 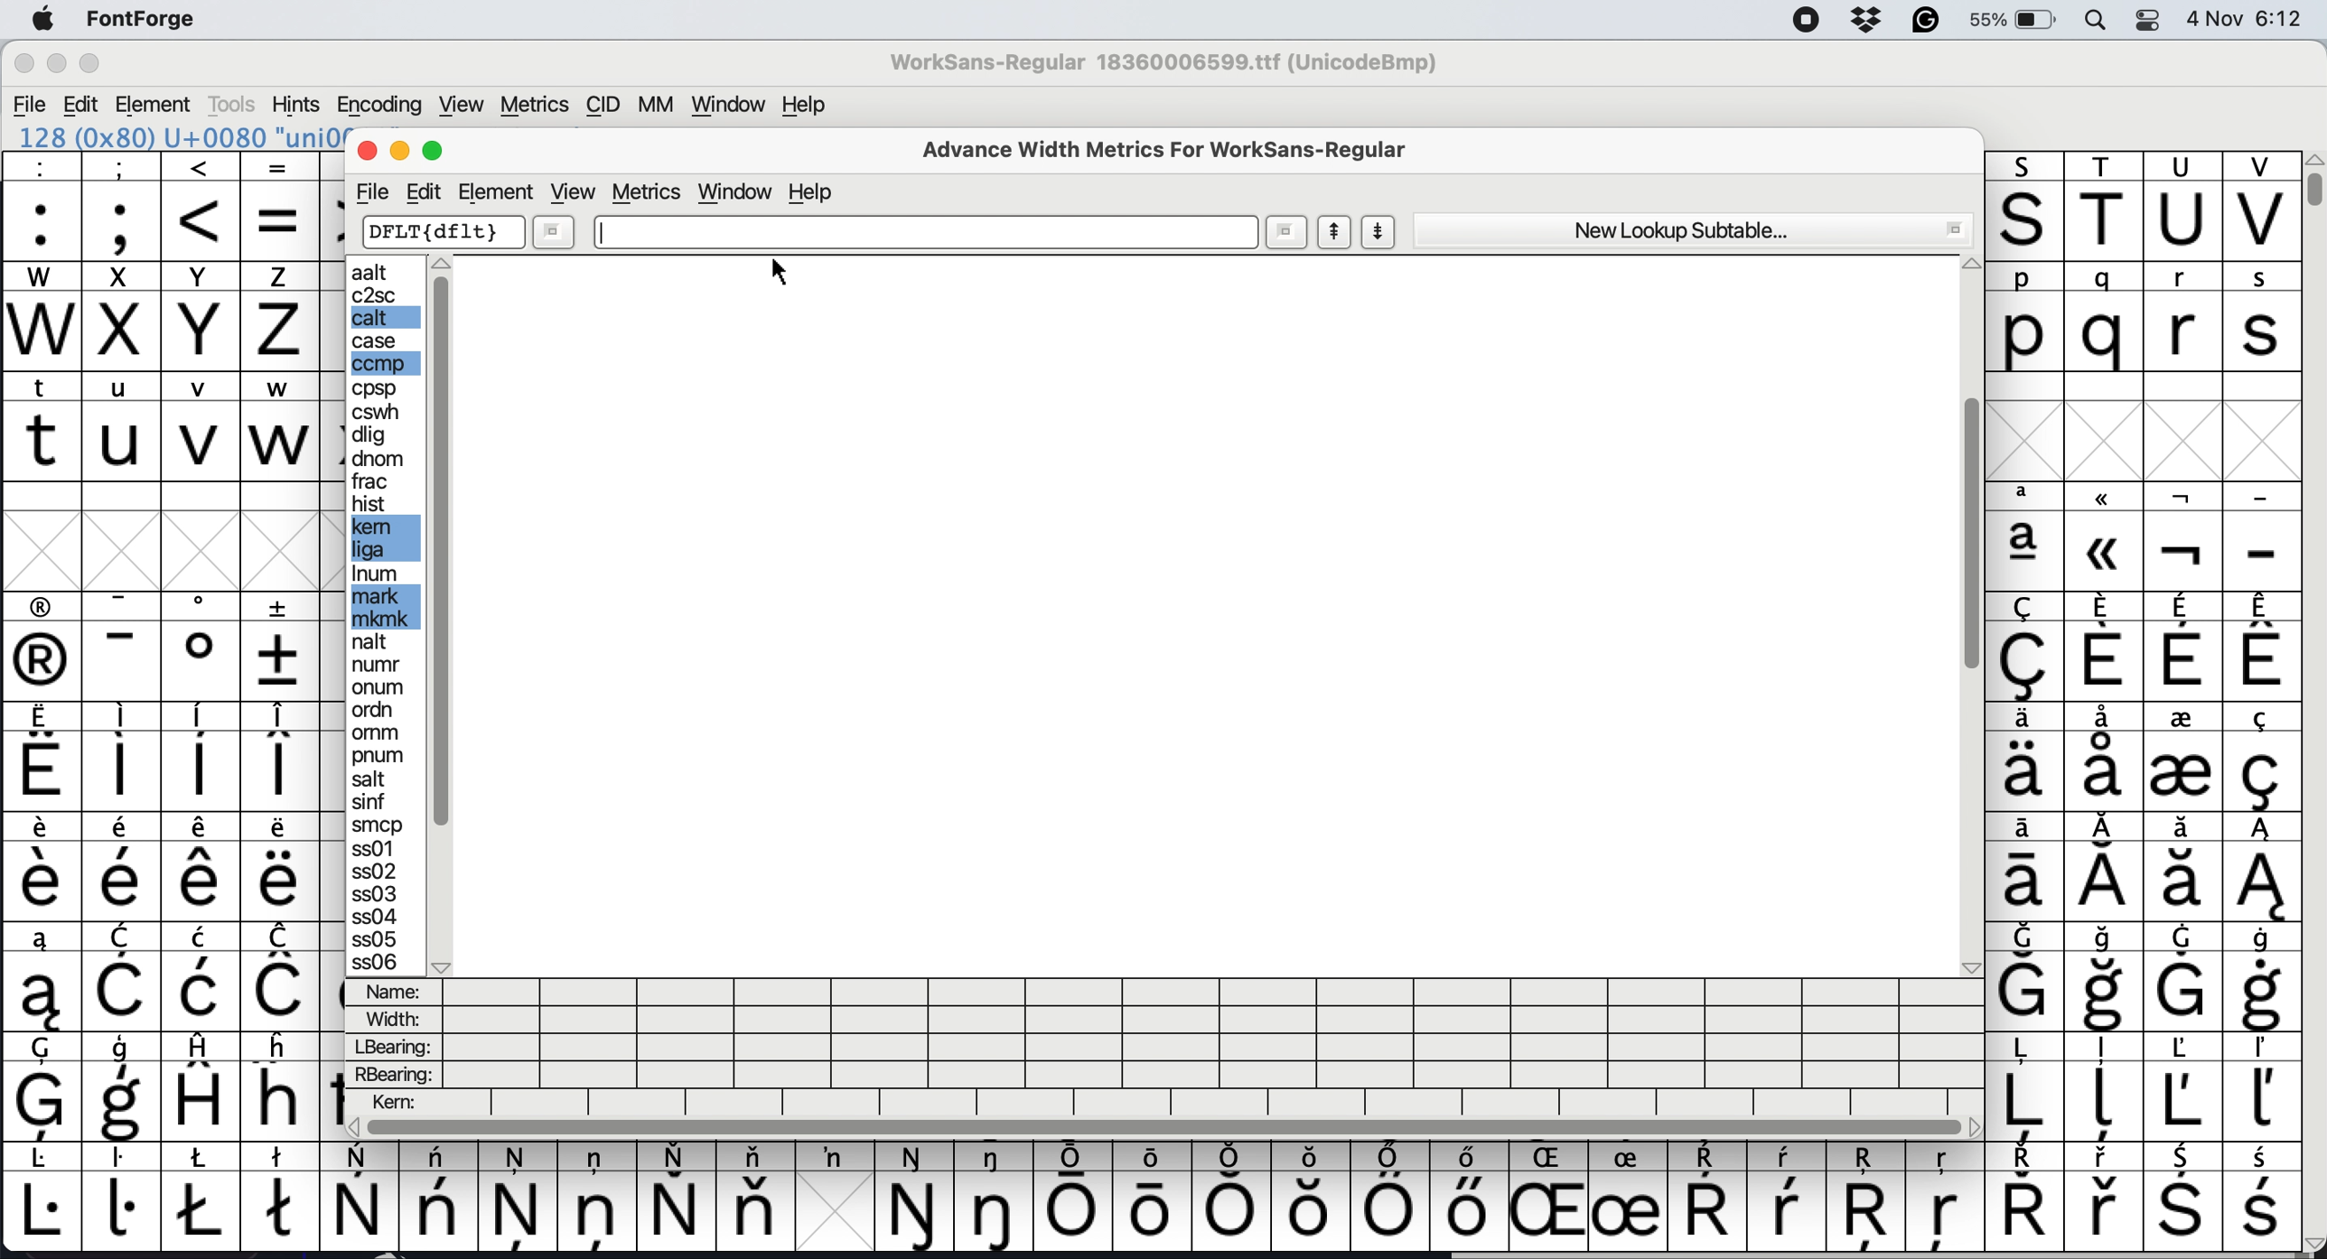 What do you see at coordinates (2154, 20) in the screenshot?
I see `control center` at bounding box center [2154, 20].